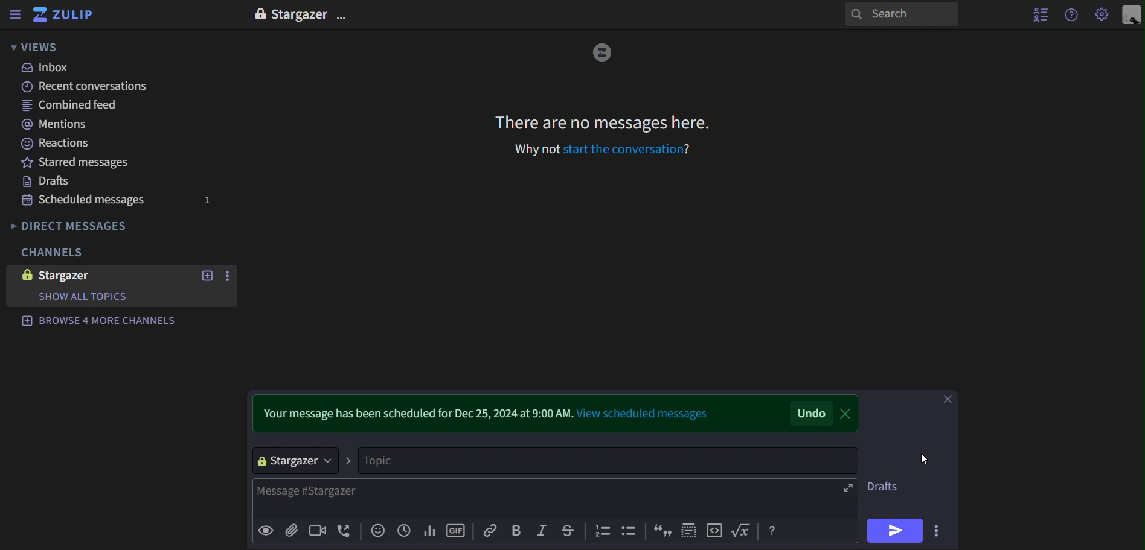 This screenshot has height=550, width=1145. Describe the element at coordinates (489, 531) in the screenshot. I see `Copy link` at that location.